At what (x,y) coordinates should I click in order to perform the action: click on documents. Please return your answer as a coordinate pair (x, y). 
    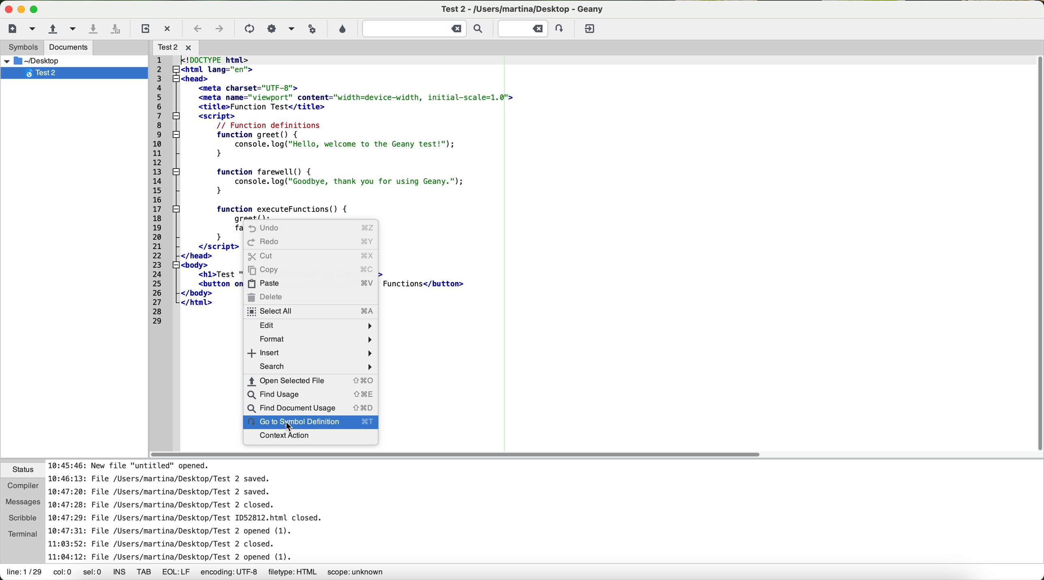
    Looking at the image, I should click on (68, 47).